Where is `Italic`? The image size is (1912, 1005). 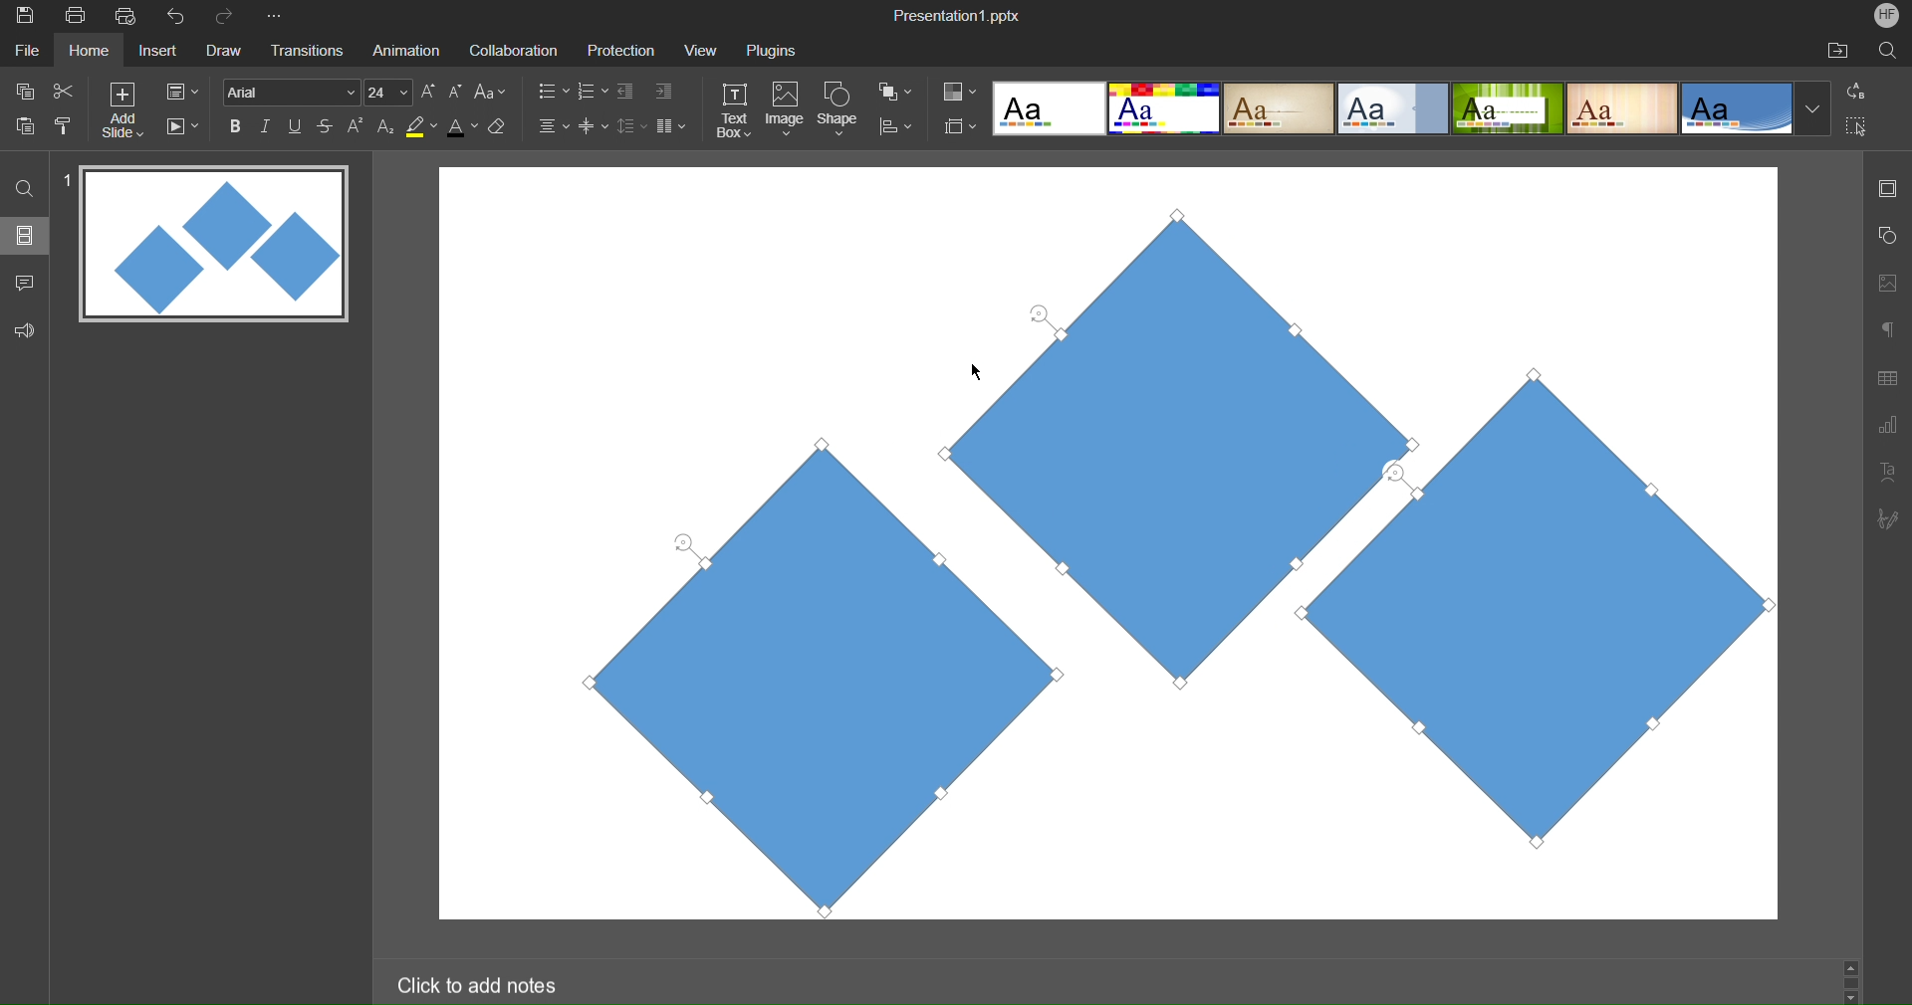 Italic is located at coordinates (265, 126).